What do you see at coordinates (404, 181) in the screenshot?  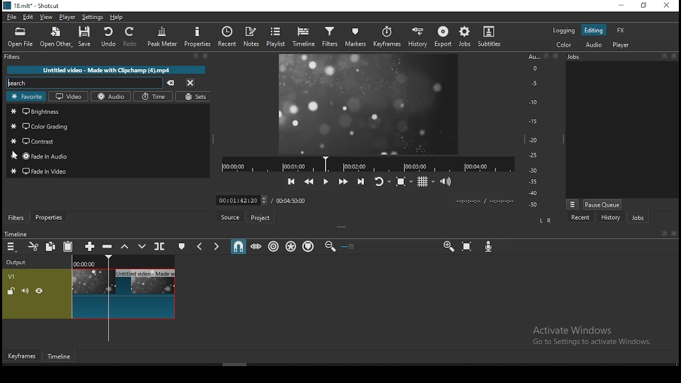 I see `toggle zoom` at bounding box center [404, 181].